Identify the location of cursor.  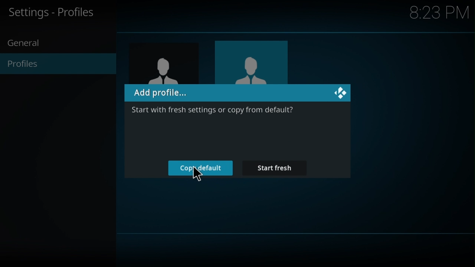
(201, 177).